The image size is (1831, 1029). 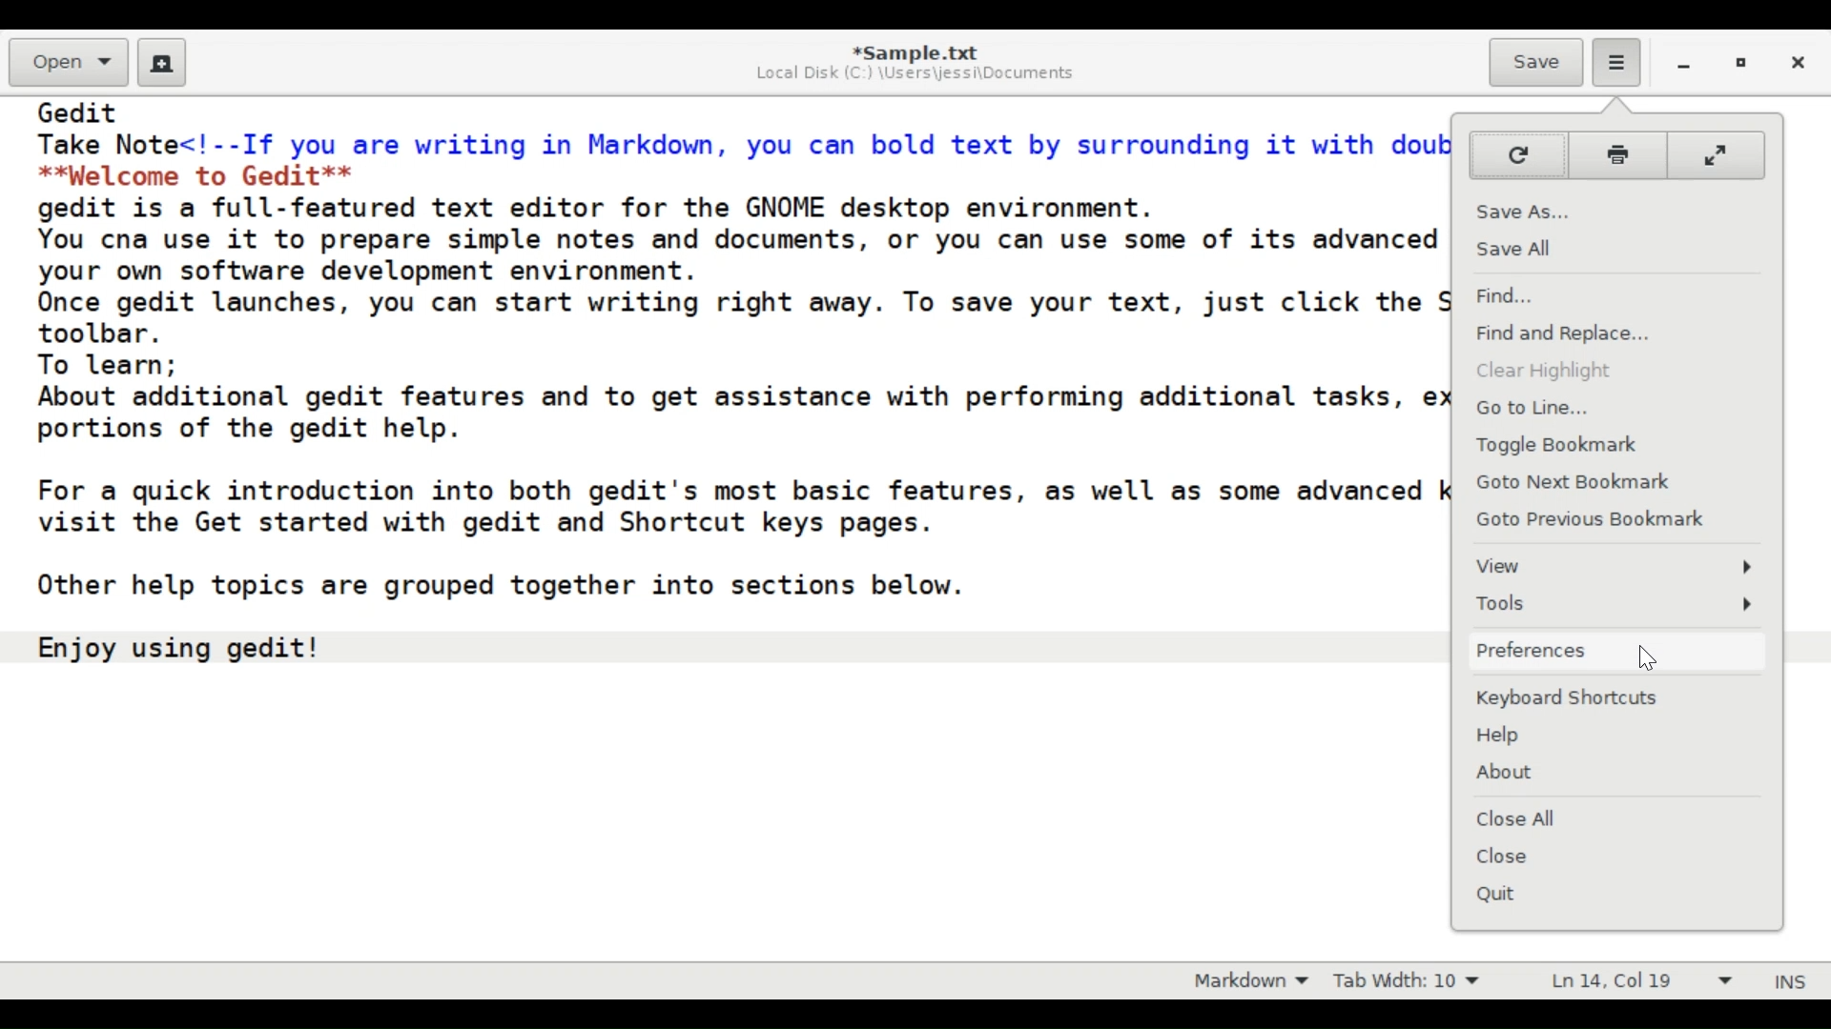 What do you see at coordinates (1611, 409) in the screenshot?
I see `Go to Line` at bounding box center [1611, 409].